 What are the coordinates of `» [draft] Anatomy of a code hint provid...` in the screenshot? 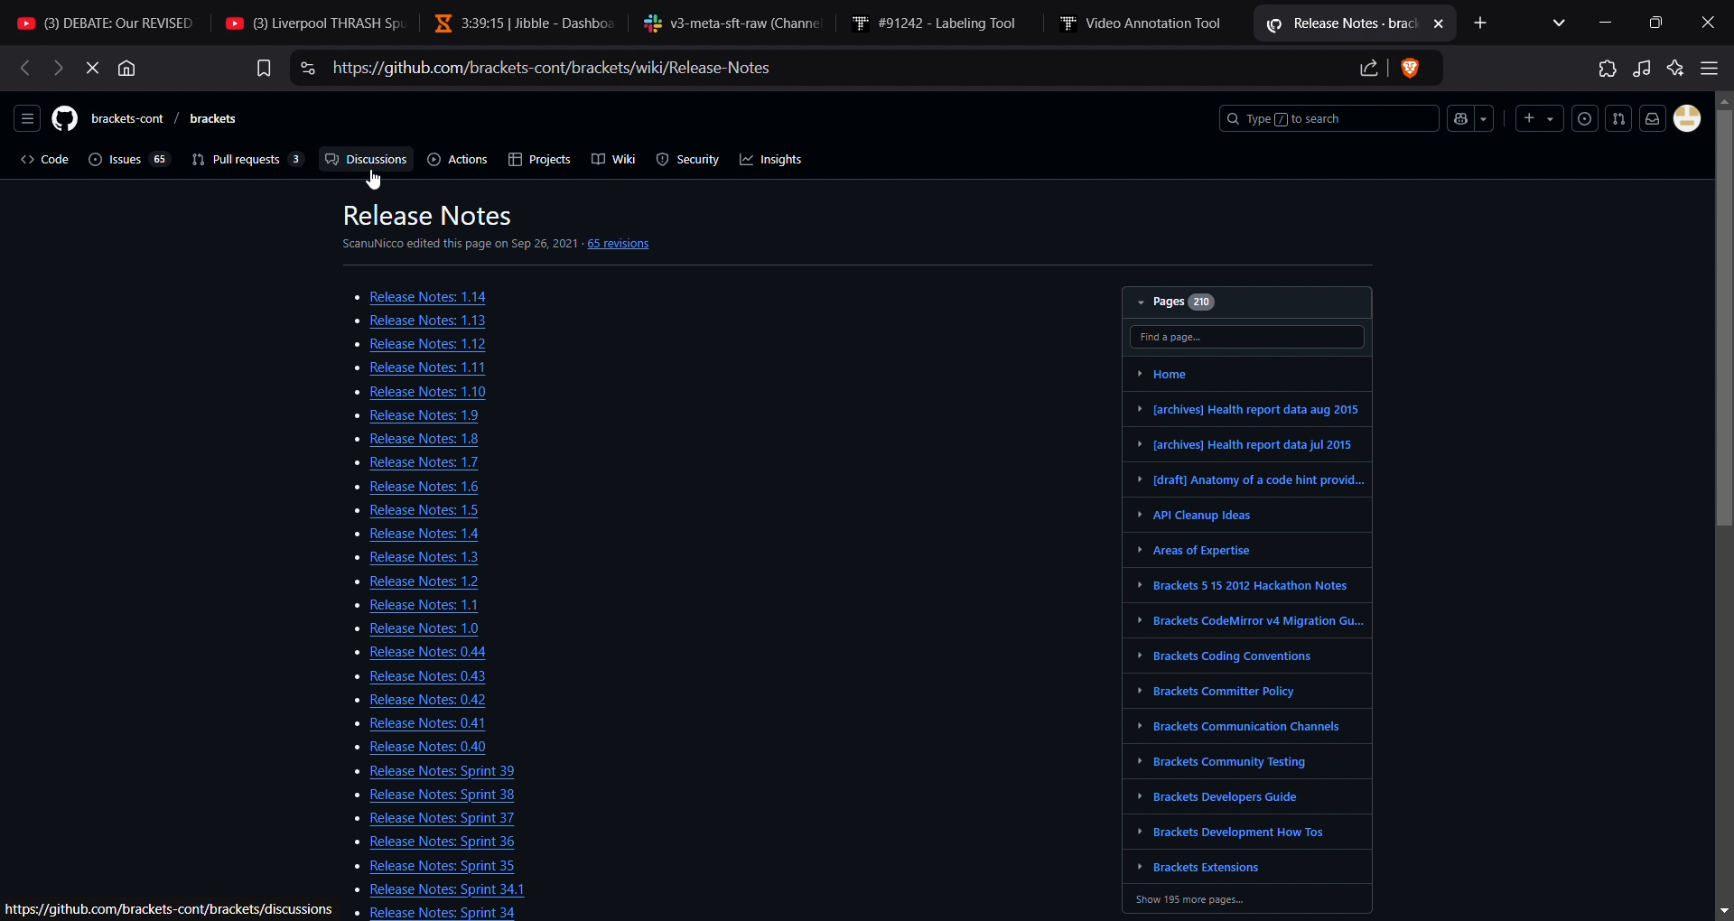 It's located at (1242, 479).